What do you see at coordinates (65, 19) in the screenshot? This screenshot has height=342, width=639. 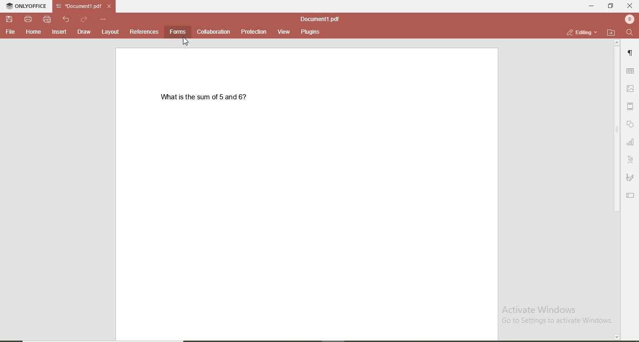 I see `undo` at bounding box center [65, 19].